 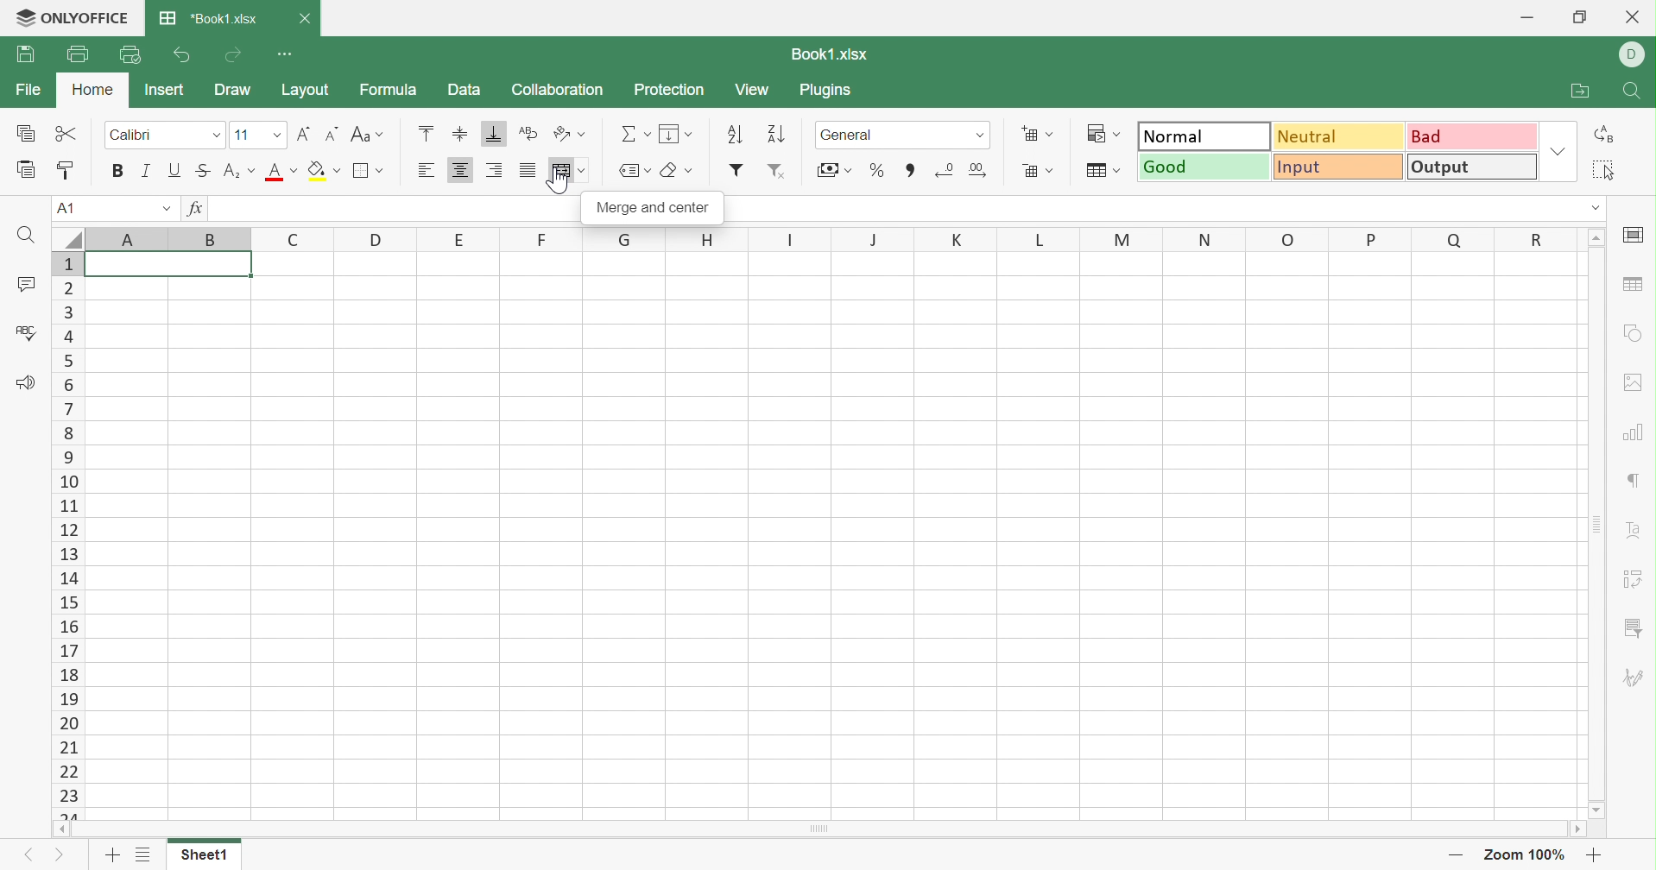 I want to click on Sheet1, so click(x=205, y=858).